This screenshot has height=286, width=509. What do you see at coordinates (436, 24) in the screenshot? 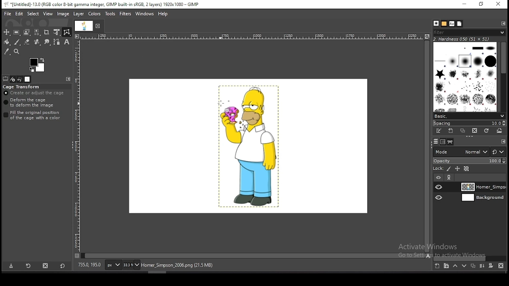
I see `brushes` at bounding box center [436, 24].